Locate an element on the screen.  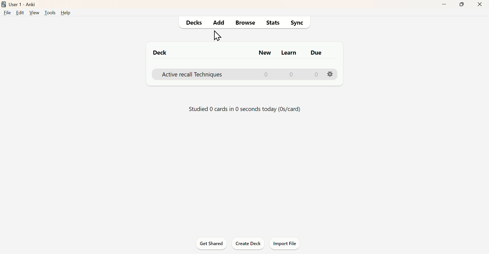
Edit is located at coordinates (20, 13).